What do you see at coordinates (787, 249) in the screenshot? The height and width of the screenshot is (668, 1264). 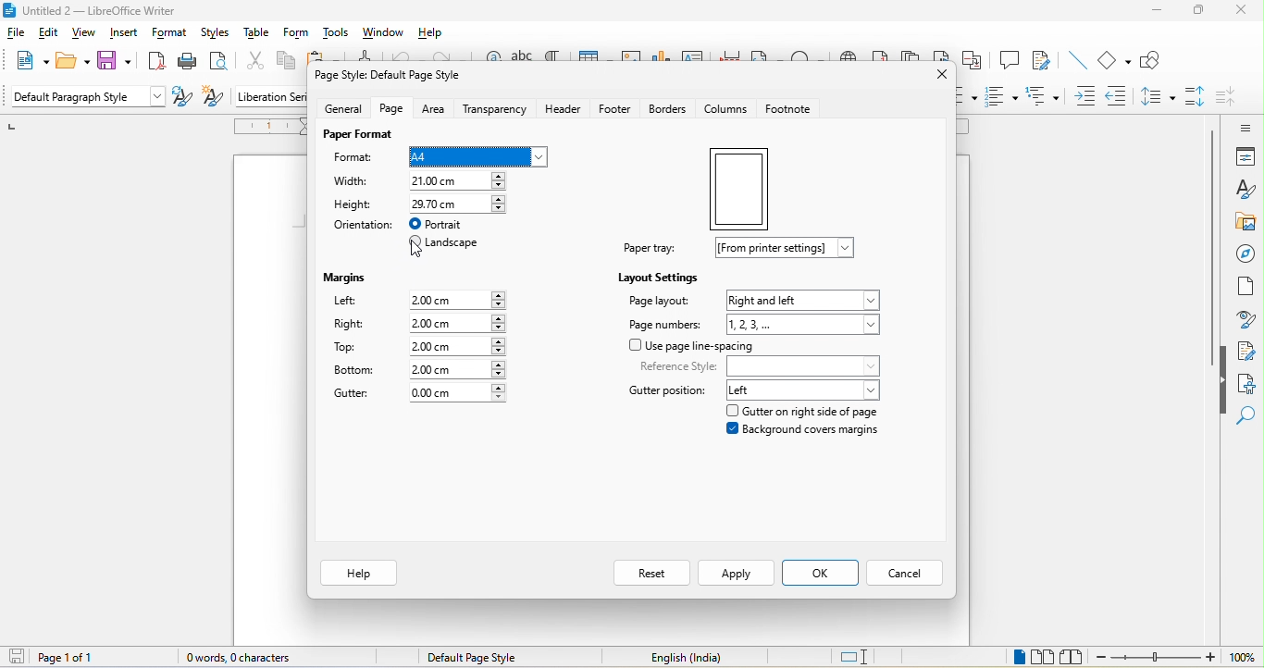 I see `from printer settings` at bounding box center [787, 249].